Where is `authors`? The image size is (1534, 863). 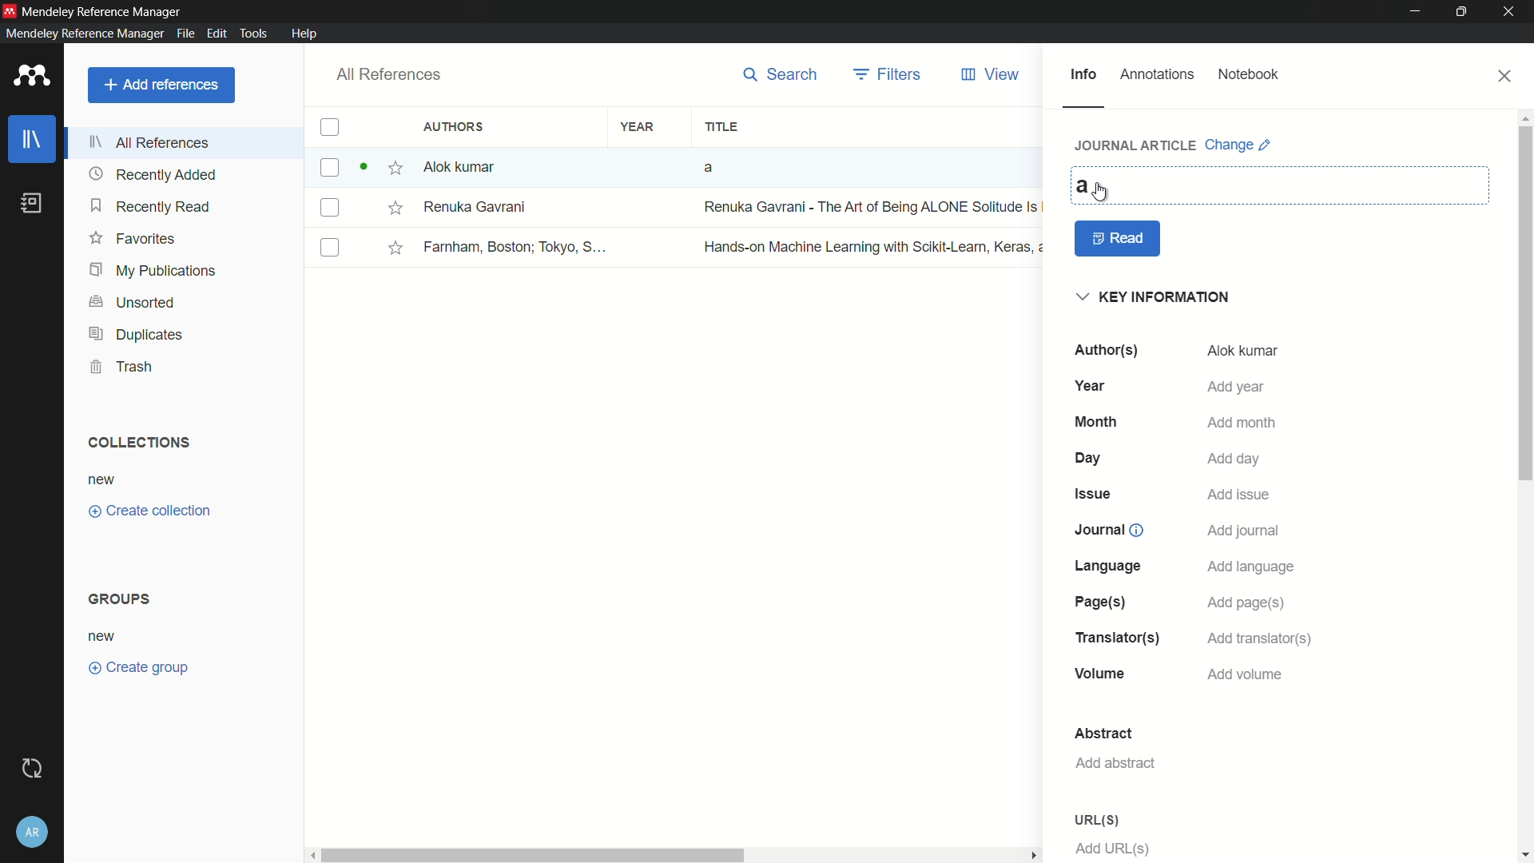
authors is located at coordinates (1105, 350).